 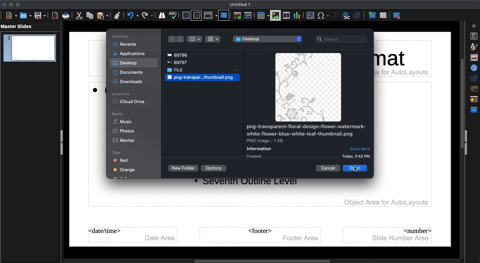 What do you see at coordinates (126, 63) in the screenshot?
I see `Desktop` at bounding box center [126, 63].